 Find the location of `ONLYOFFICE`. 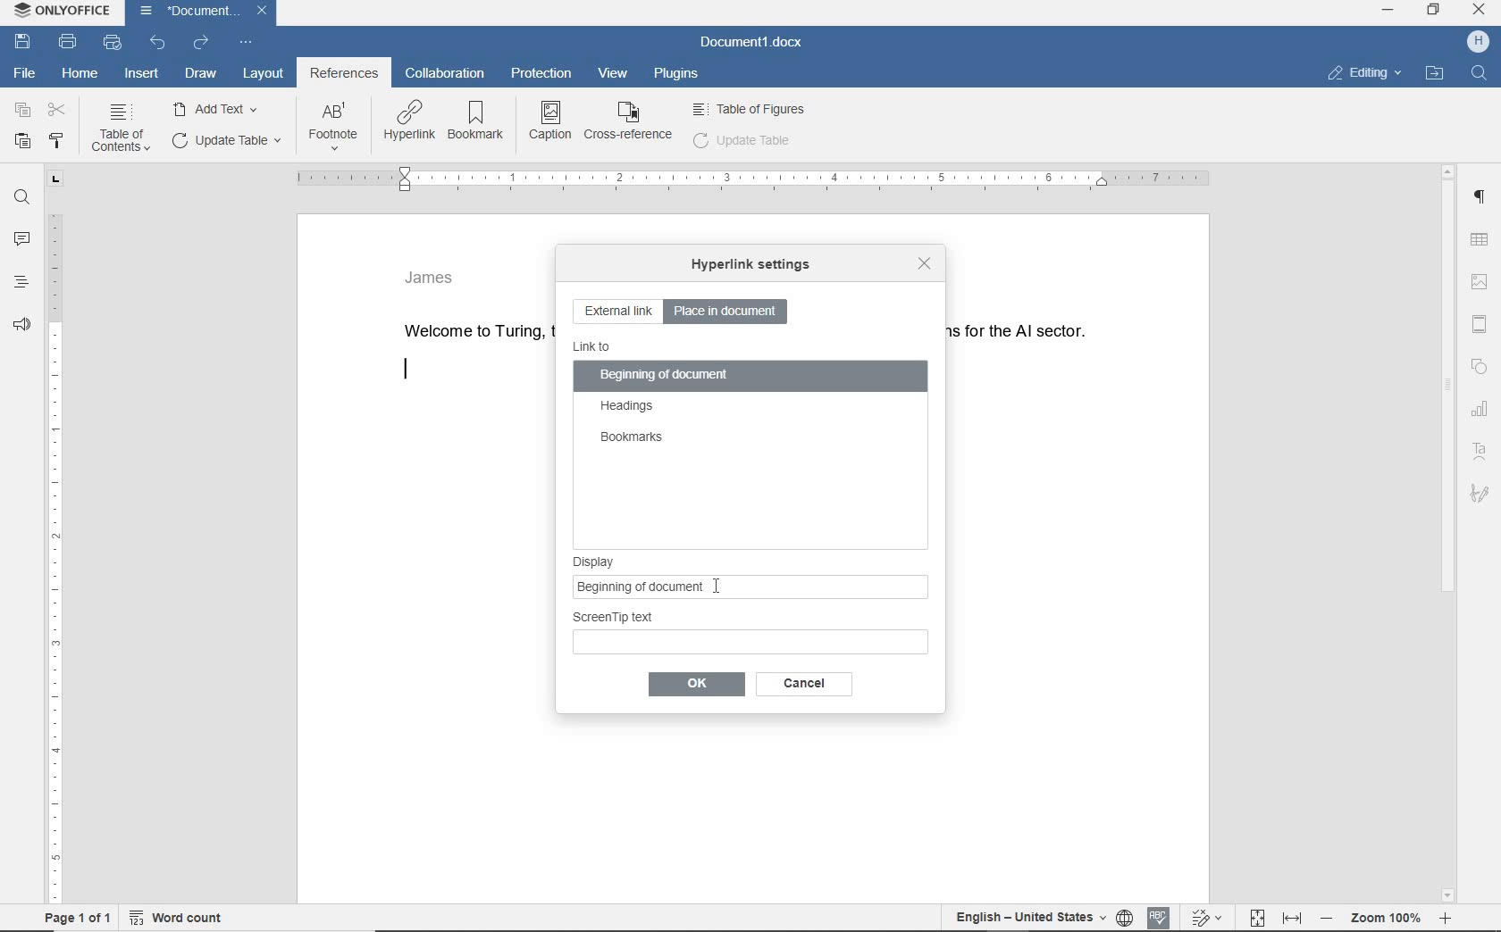

ONLYOFFICE is located at coordinates (60, 11).